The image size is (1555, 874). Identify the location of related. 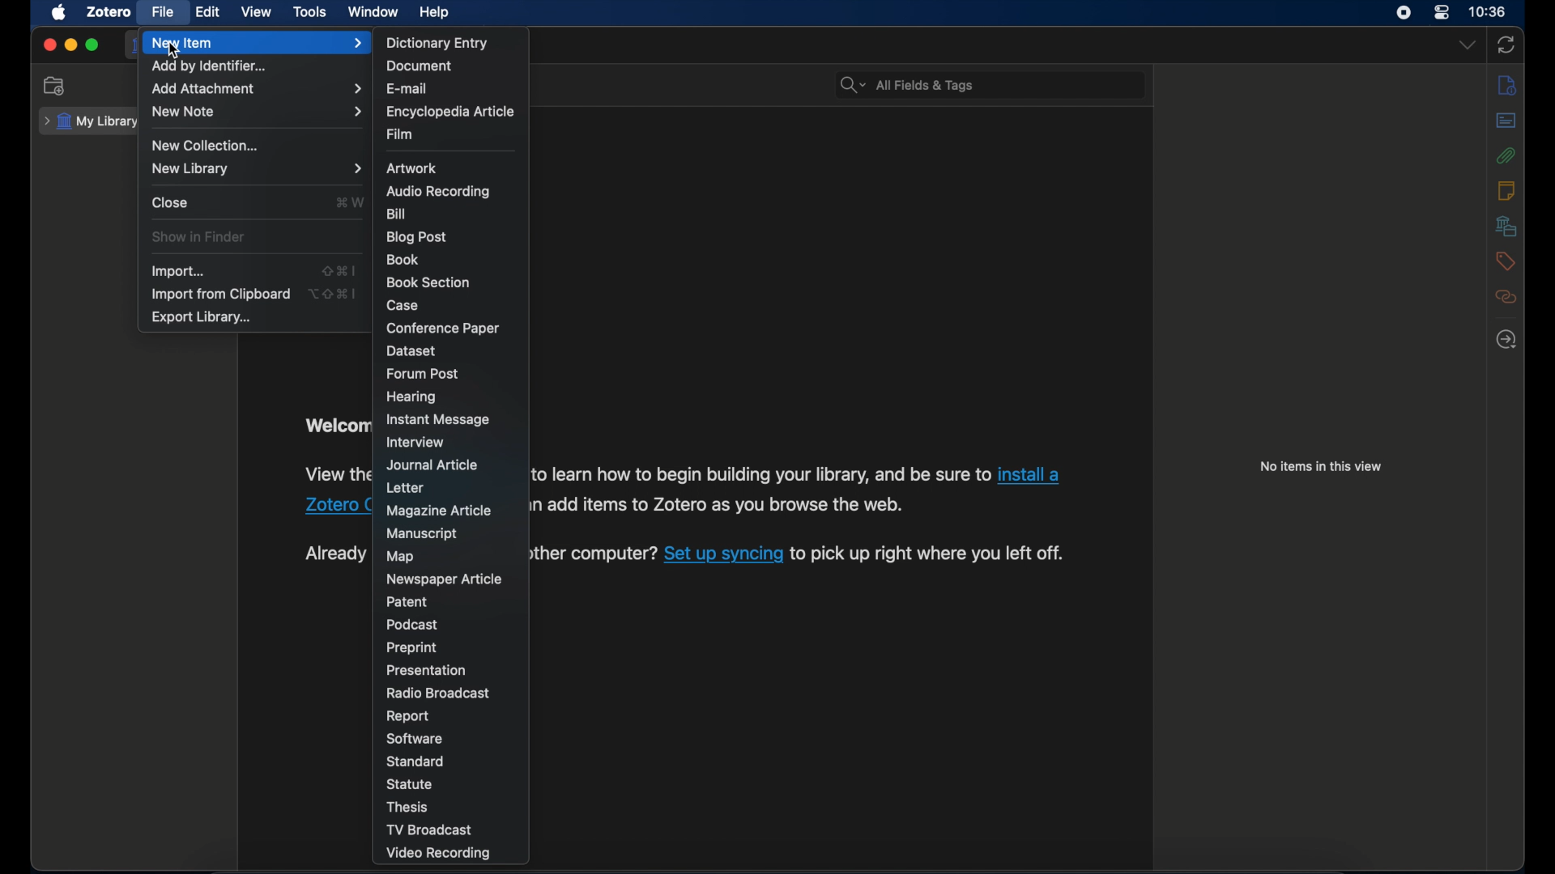
(1506, 298).